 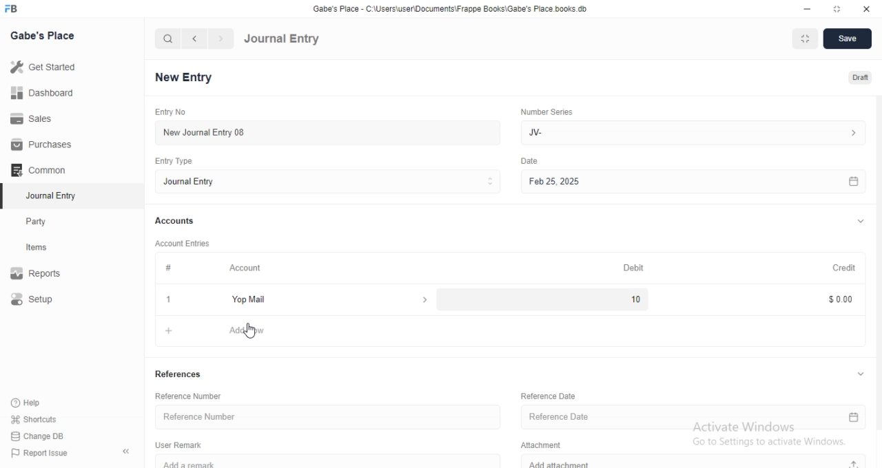 What do you see at coordinates (253, 330) in the screenshot?
I see `cursor` at bounding box center [253, 330].